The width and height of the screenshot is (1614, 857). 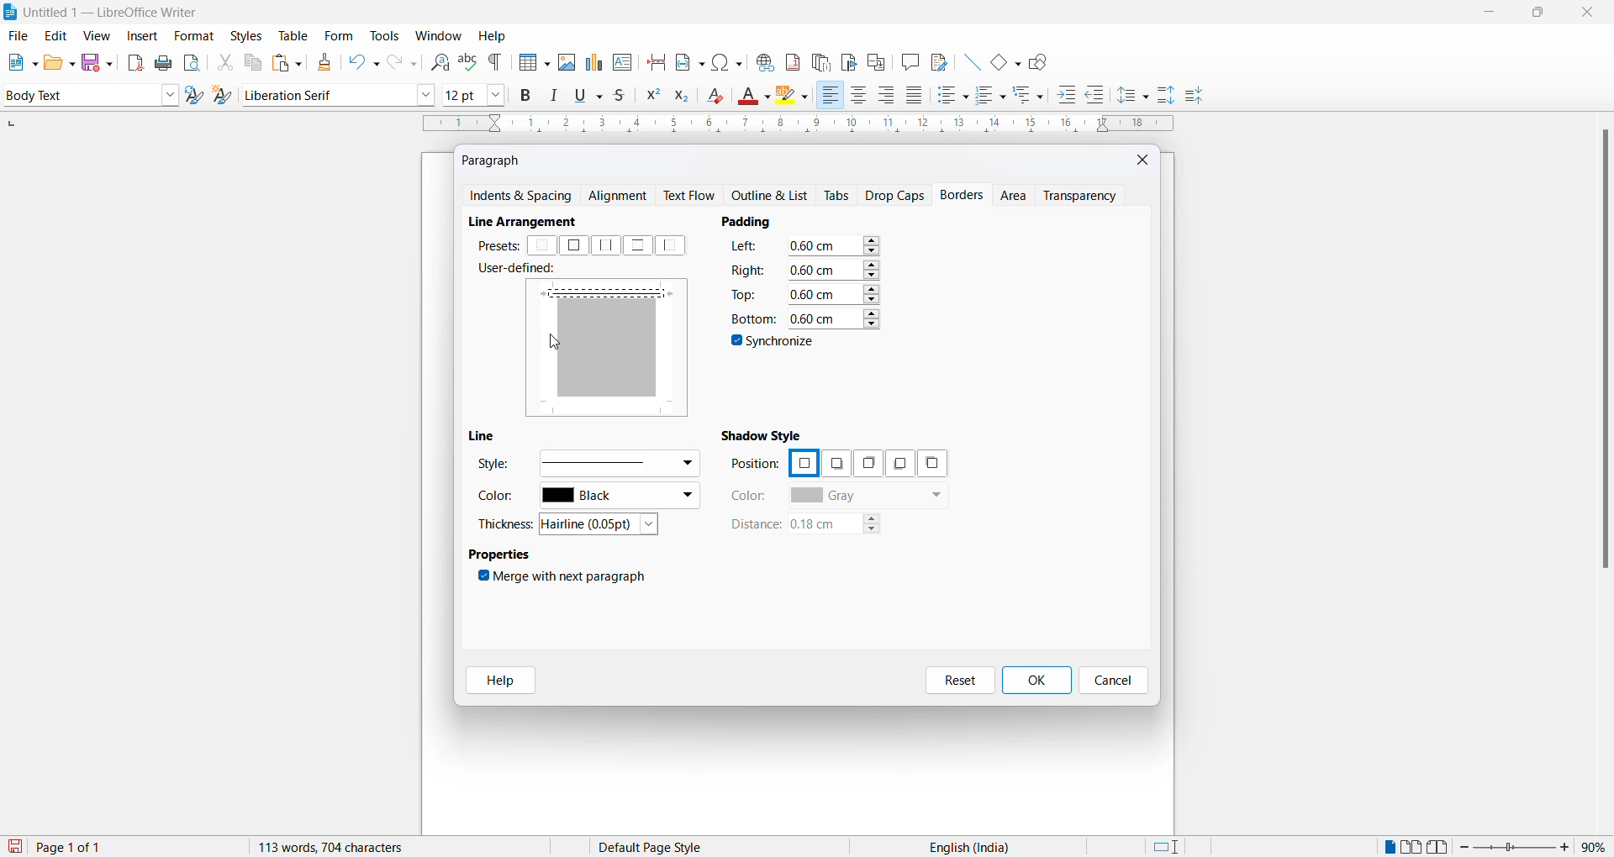 What do you see at coordinates (440, 36) in the screenshot?
I see `window` at bounding box center [440, 36].